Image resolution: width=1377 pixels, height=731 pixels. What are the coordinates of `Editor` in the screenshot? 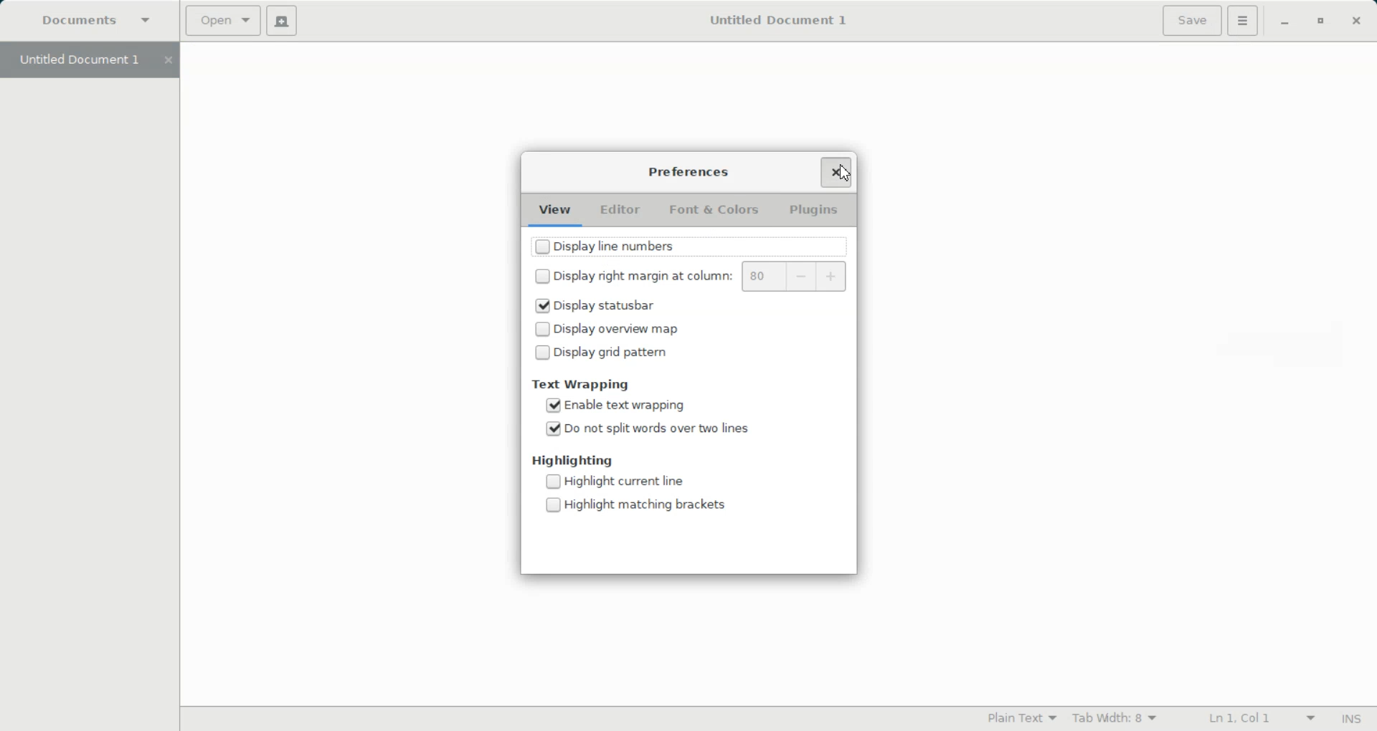 It's located at (617, 211).